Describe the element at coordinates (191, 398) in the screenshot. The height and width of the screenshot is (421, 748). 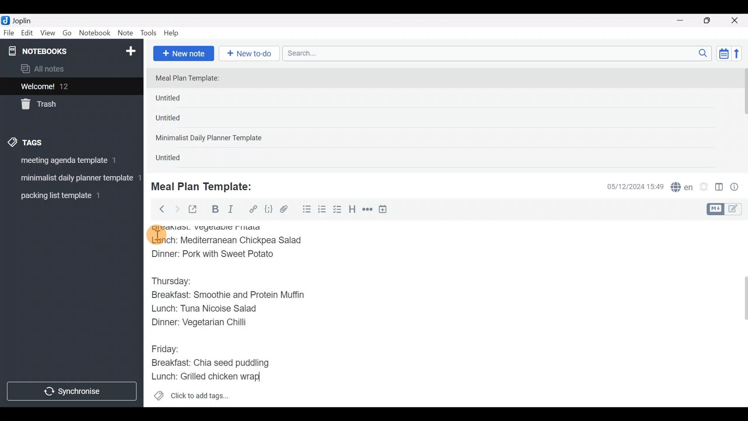
I see `Click to add tags` at that location.